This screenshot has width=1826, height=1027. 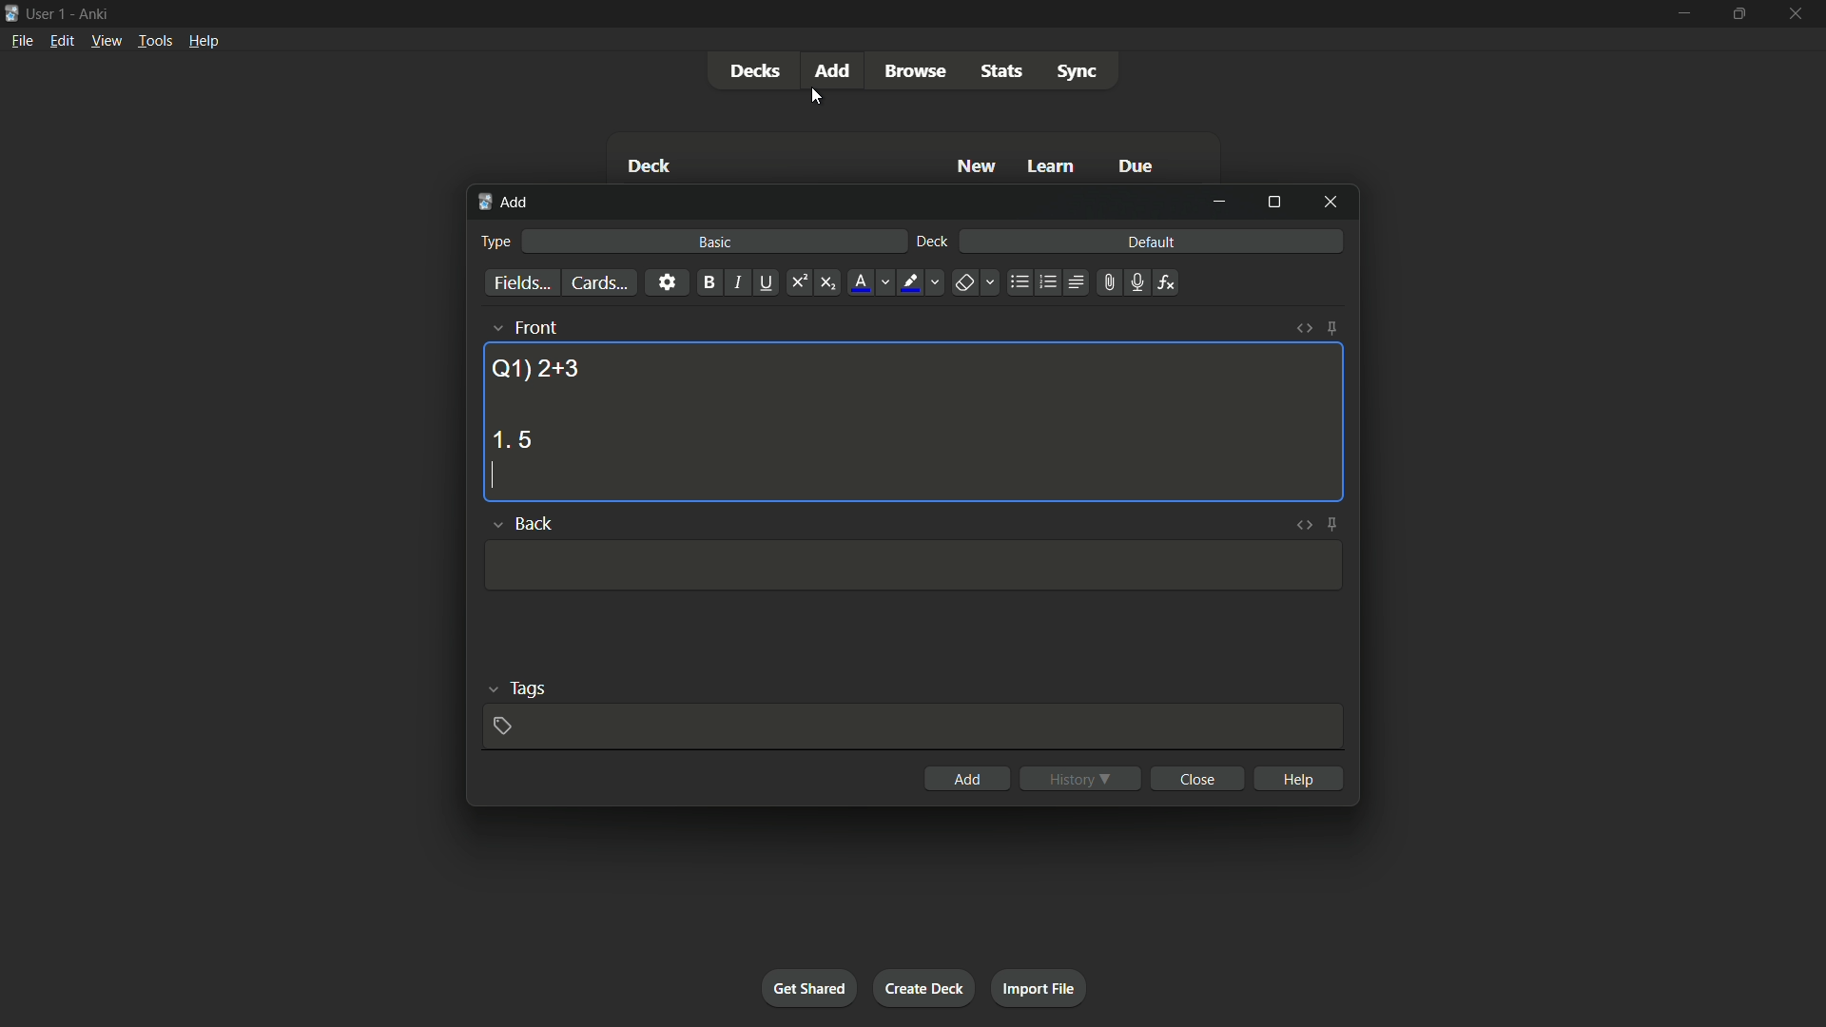 I want to click on get shared, so click(x=808, y=987).